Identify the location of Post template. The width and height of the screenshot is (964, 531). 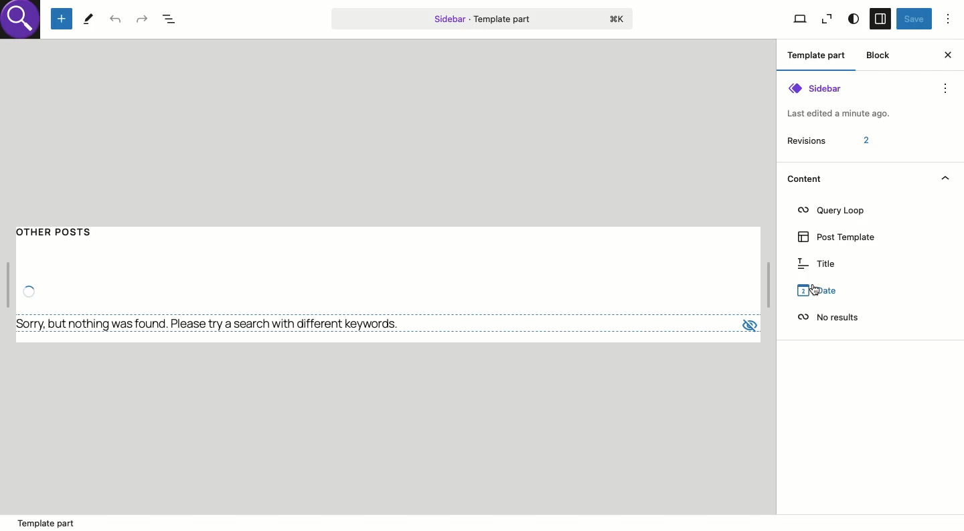
(839, 237).